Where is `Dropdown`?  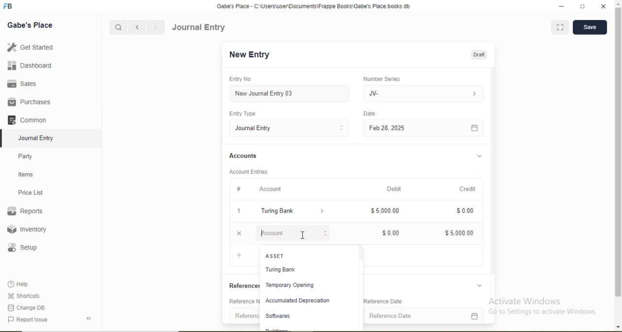
Dropdown is located at coordinates (478, 285).